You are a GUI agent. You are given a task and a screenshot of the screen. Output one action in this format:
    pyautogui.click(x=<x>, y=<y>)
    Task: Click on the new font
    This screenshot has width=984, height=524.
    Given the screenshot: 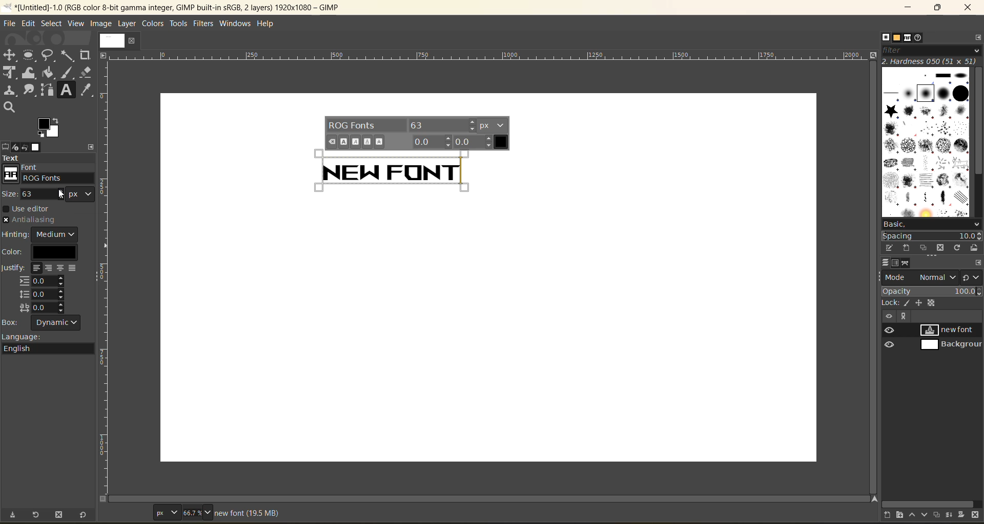 What is the action you would take?
    pyautogui.click(x=953, y=331)
    